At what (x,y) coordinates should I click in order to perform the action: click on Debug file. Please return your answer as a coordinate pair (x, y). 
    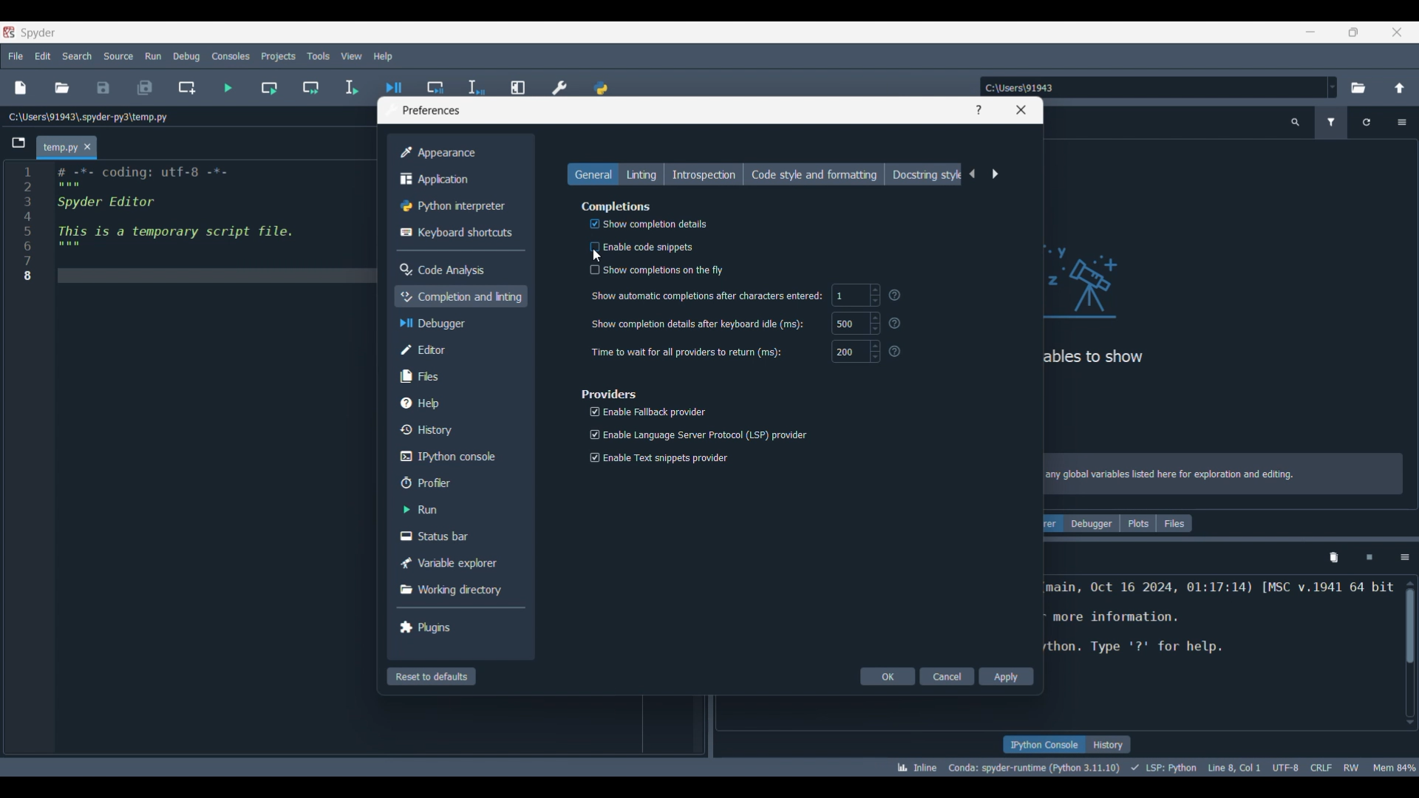
    Looking at the image, I should click on (394, 82).